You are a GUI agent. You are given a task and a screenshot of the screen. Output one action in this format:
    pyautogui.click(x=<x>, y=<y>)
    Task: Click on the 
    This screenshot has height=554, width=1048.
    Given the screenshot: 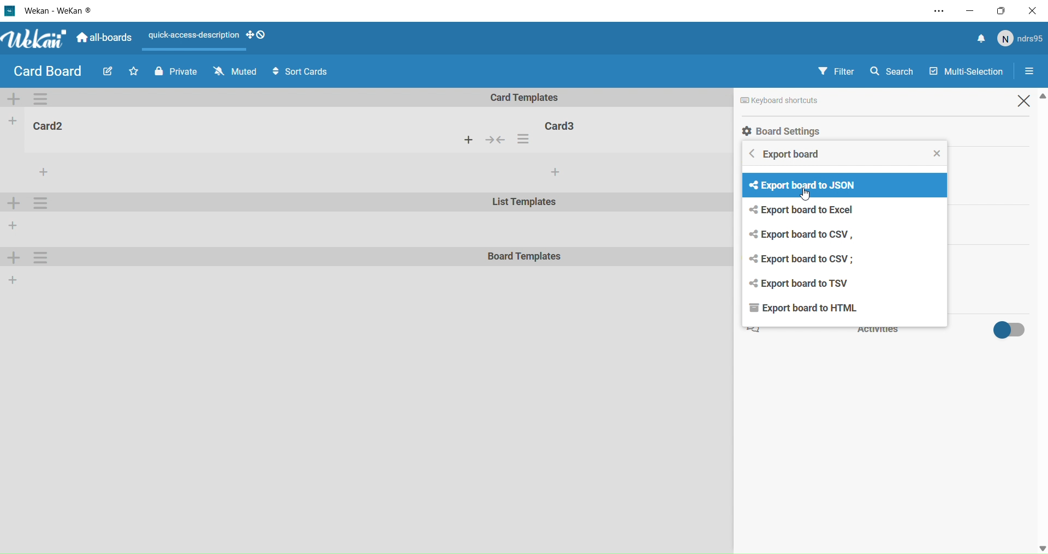 What is the action you would take?
    pyautogui.click(x=43, y=172)
    